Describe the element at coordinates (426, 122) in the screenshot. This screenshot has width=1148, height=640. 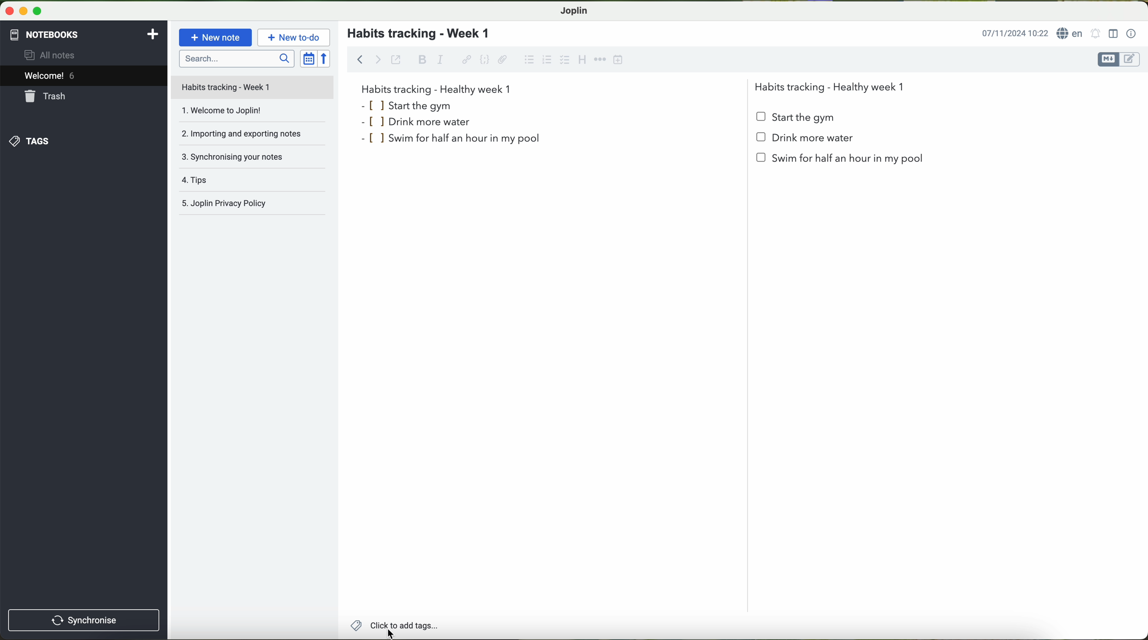
I see `drink more water` at that location.